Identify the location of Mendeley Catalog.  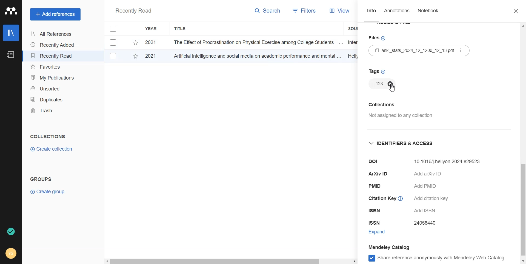
(395, 247).